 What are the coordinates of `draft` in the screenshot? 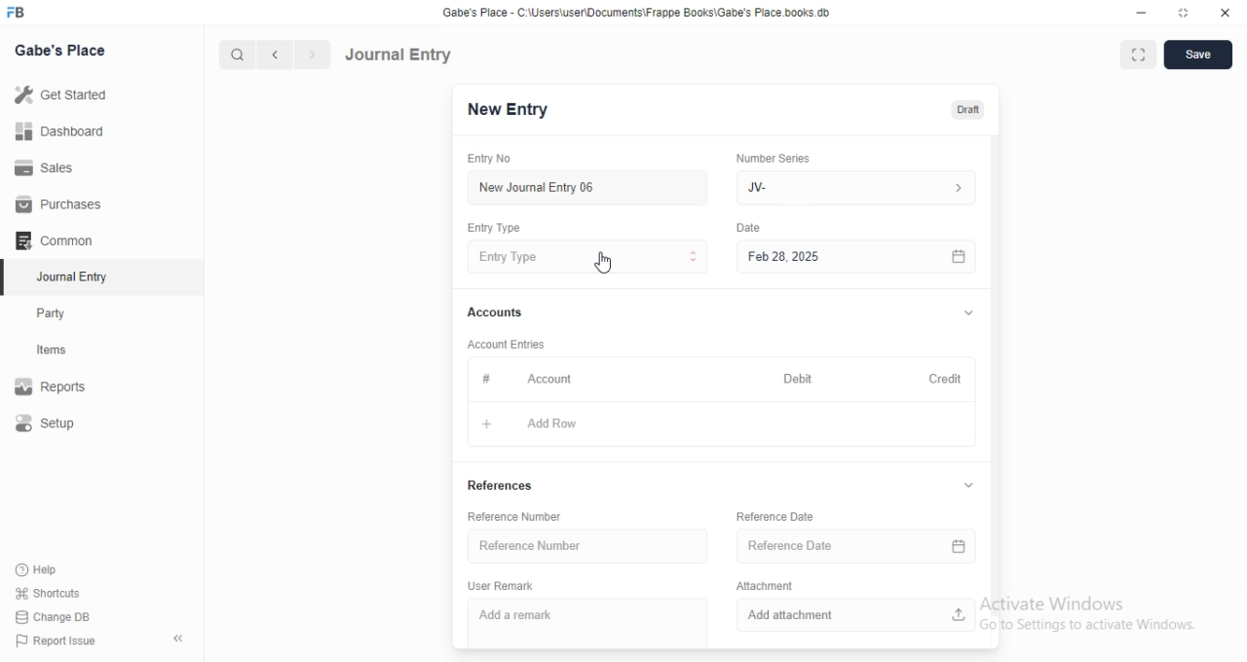 It's located at (967, 111).